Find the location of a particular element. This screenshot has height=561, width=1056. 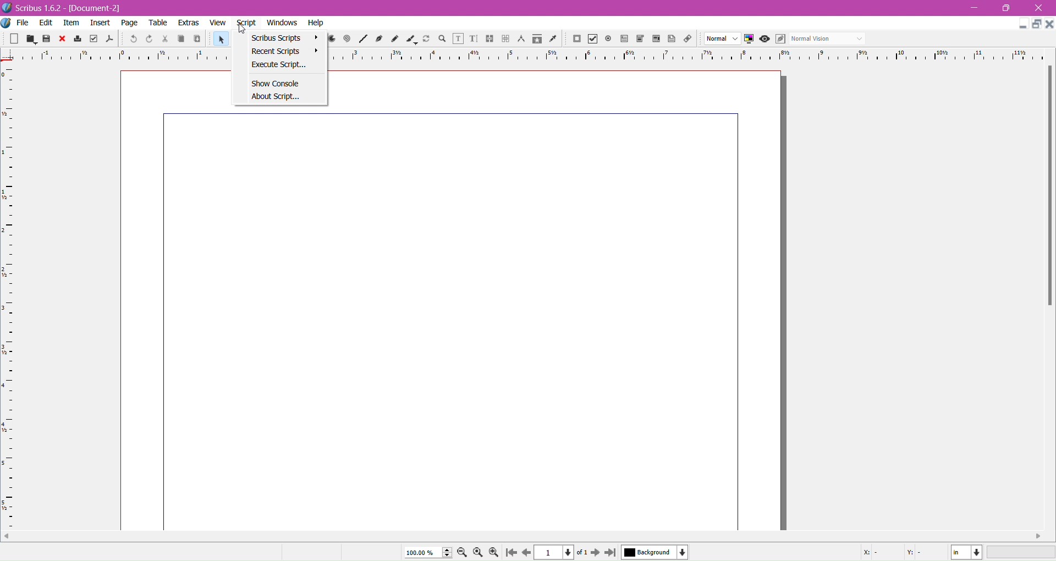

Measurements is located at coordinates (521, 38).